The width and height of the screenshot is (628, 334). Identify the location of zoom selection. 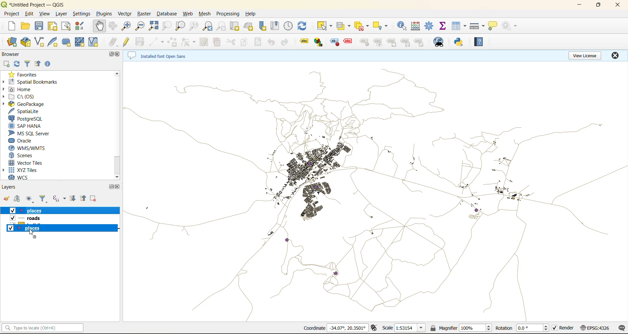
(167, 26).